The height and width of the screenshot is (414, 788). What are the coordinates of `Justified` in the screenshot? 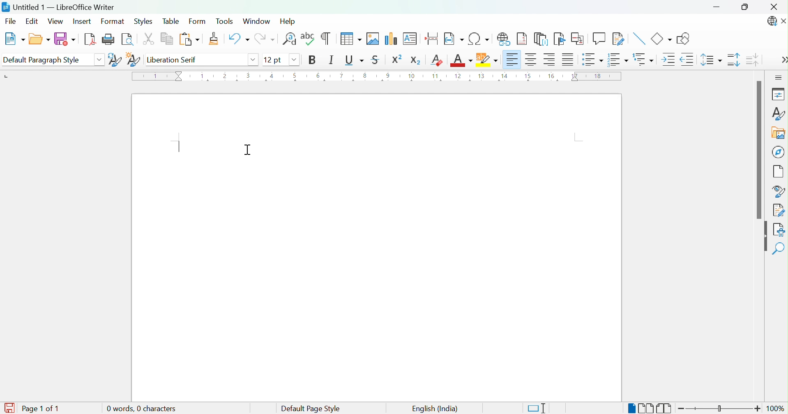 It's located at (568, 60).